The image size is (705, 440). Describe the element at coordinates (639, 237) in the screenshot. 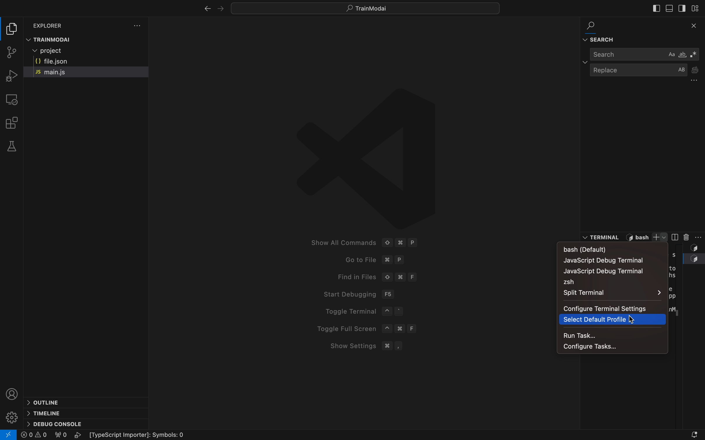

I see `terminal name` at that location.